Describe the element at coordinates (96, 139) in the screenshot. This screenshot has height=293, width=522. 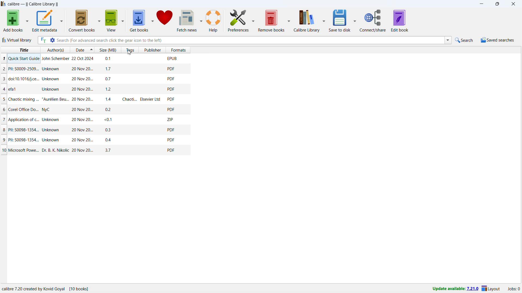
I see `PII: S0098-1354... Unknown 20 Nov 20... 04 PDF` at that location.